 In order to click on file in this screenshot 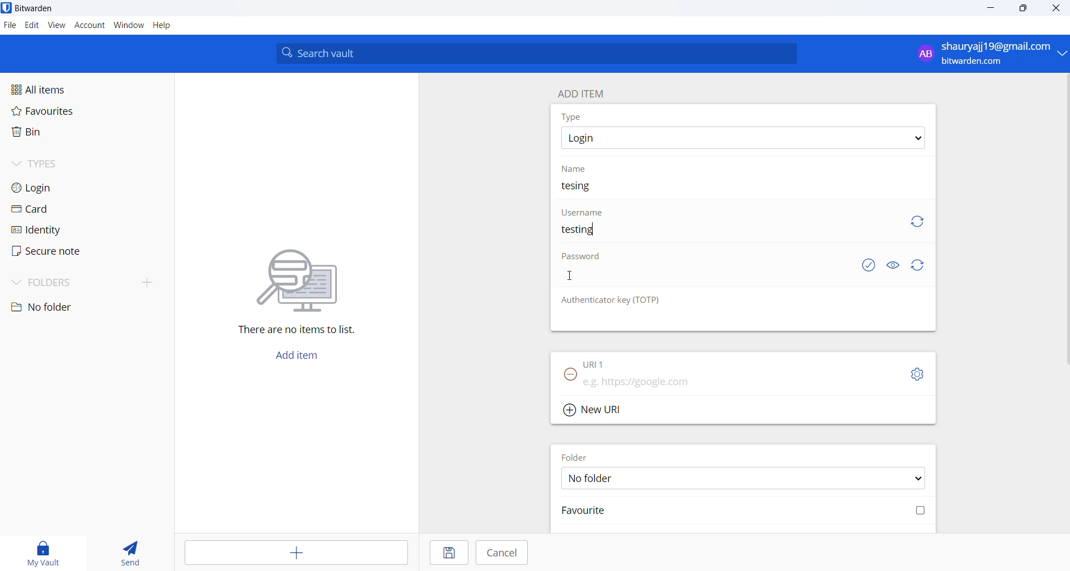, I will do `click(10, 26)`.